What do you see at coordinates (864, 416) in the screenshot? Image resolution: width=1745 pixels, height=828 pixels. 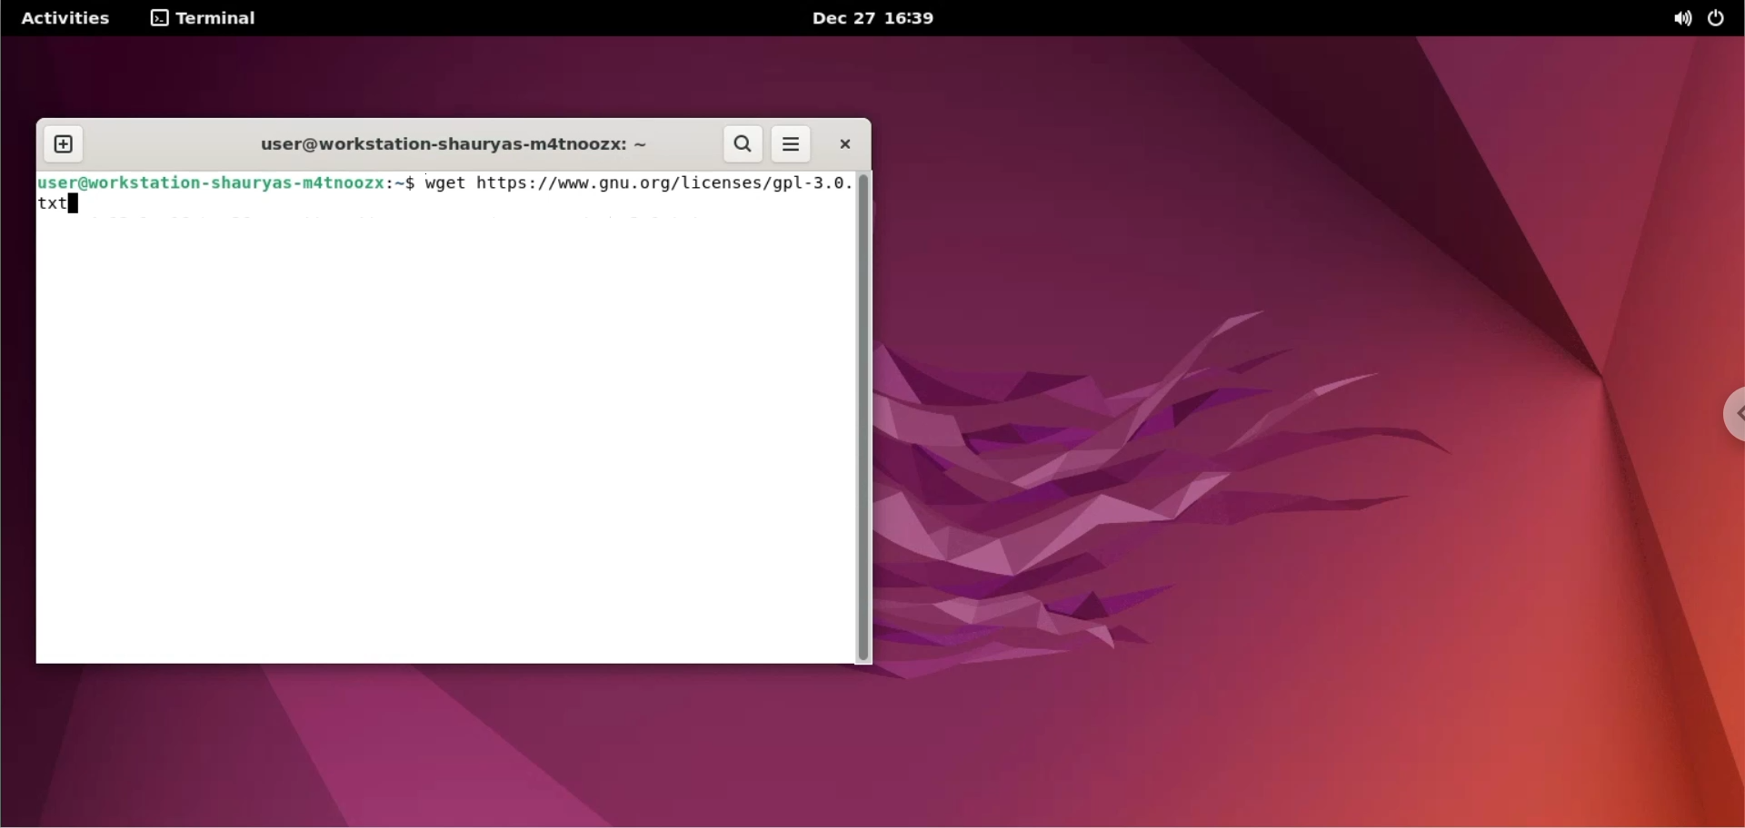 I see `scroll bar` at bounding box center [864, 416].